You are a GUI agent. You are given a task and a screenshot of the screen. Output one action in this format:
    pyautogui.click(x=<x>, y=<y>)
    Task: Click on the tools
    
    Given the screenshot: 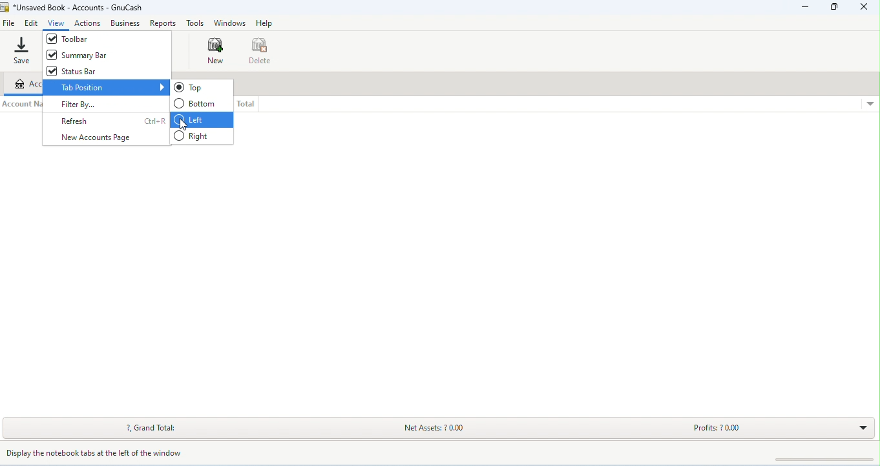 What is the action you would take?
    pyautogui.click(x=196, y=23)
    